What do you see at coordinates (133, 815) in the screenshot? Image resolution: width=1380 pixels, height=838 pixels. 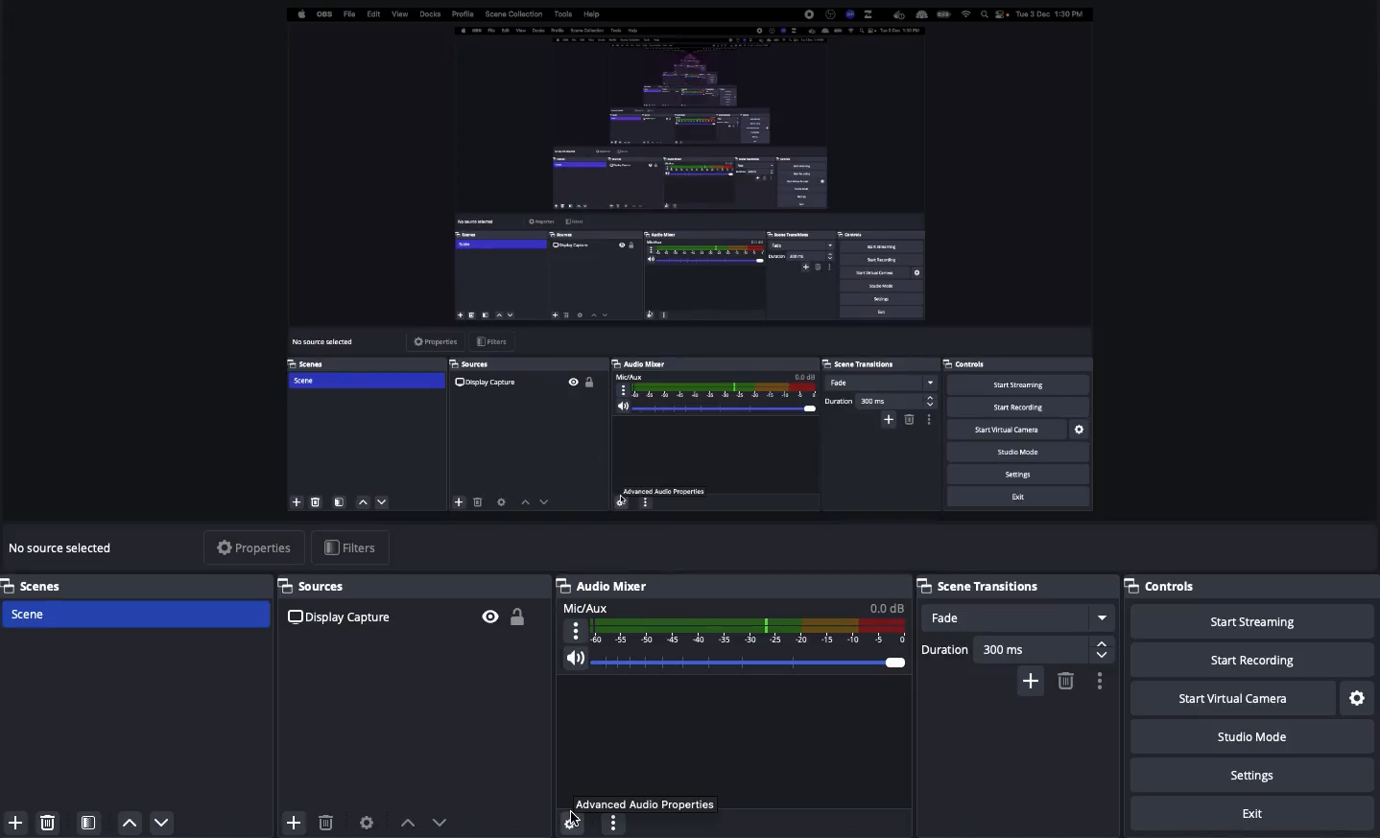 I see `move up` at bounding box center [133, 815].